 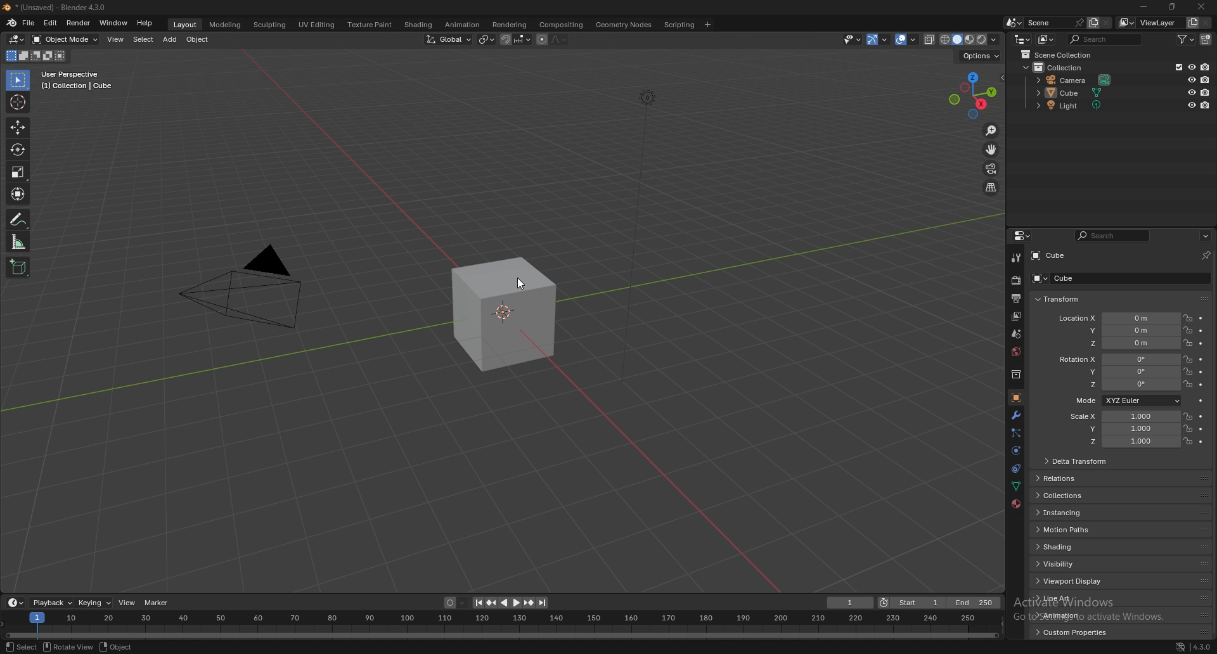 I want to click on object, so click(x=199, y=39).